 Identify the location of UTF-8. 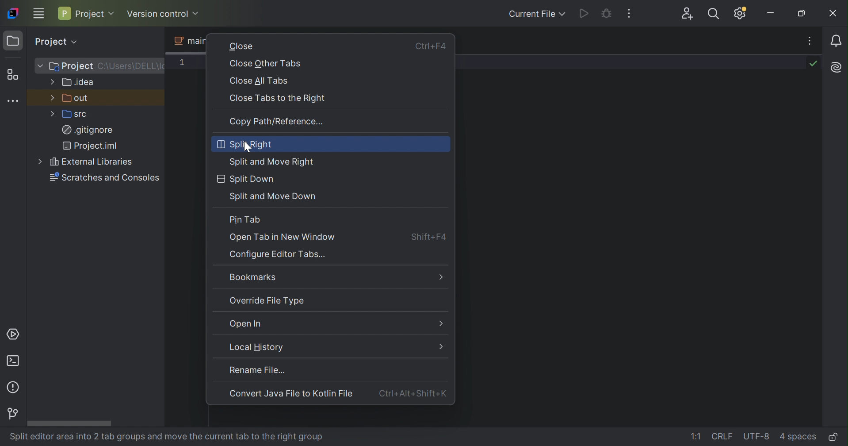
(758, 436).